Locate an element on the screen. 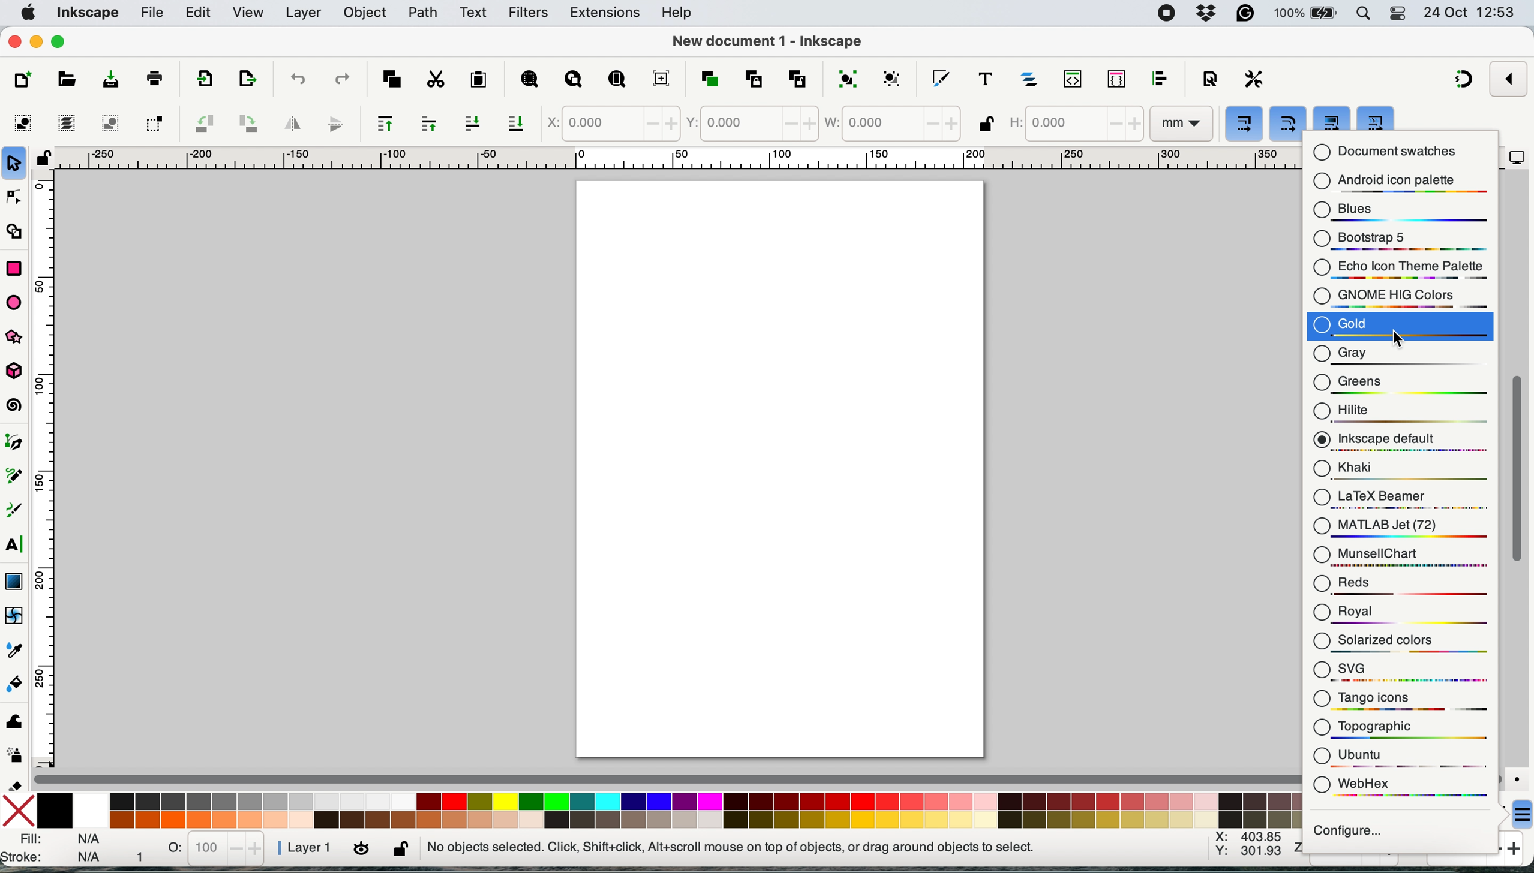  gnome hig colors is located at coordinates (1400, 296).